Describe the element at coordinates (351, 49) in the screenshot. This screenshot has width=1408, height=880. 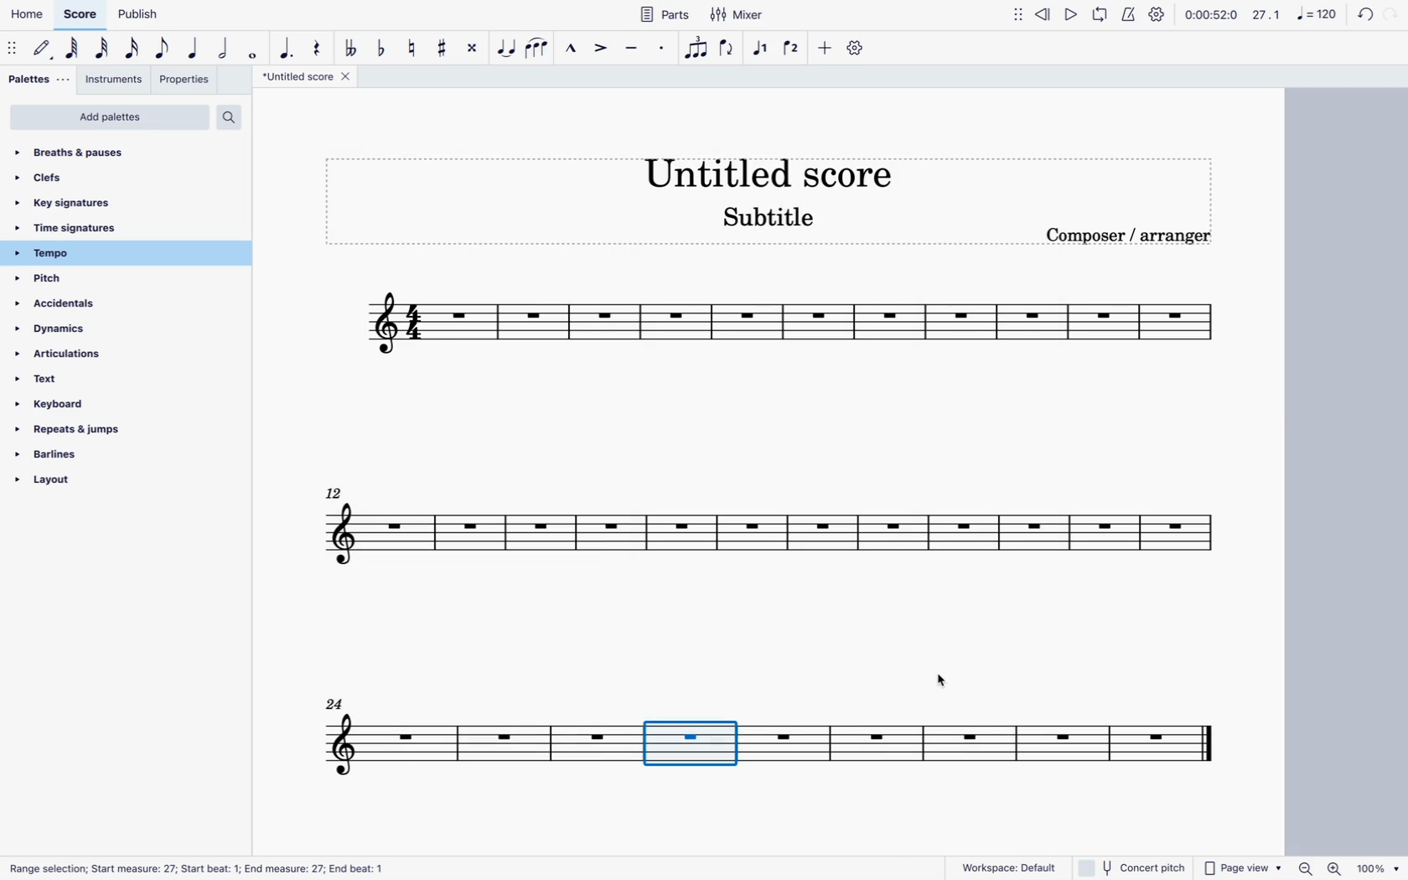
I see `double toggle flat` at that location.